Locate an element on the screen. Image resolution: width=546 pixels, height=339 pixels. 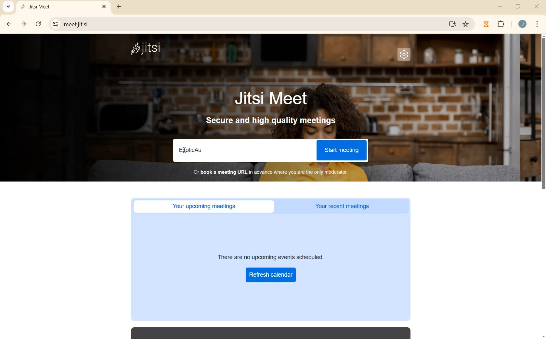
address bar is located at coordinates (253, 24).